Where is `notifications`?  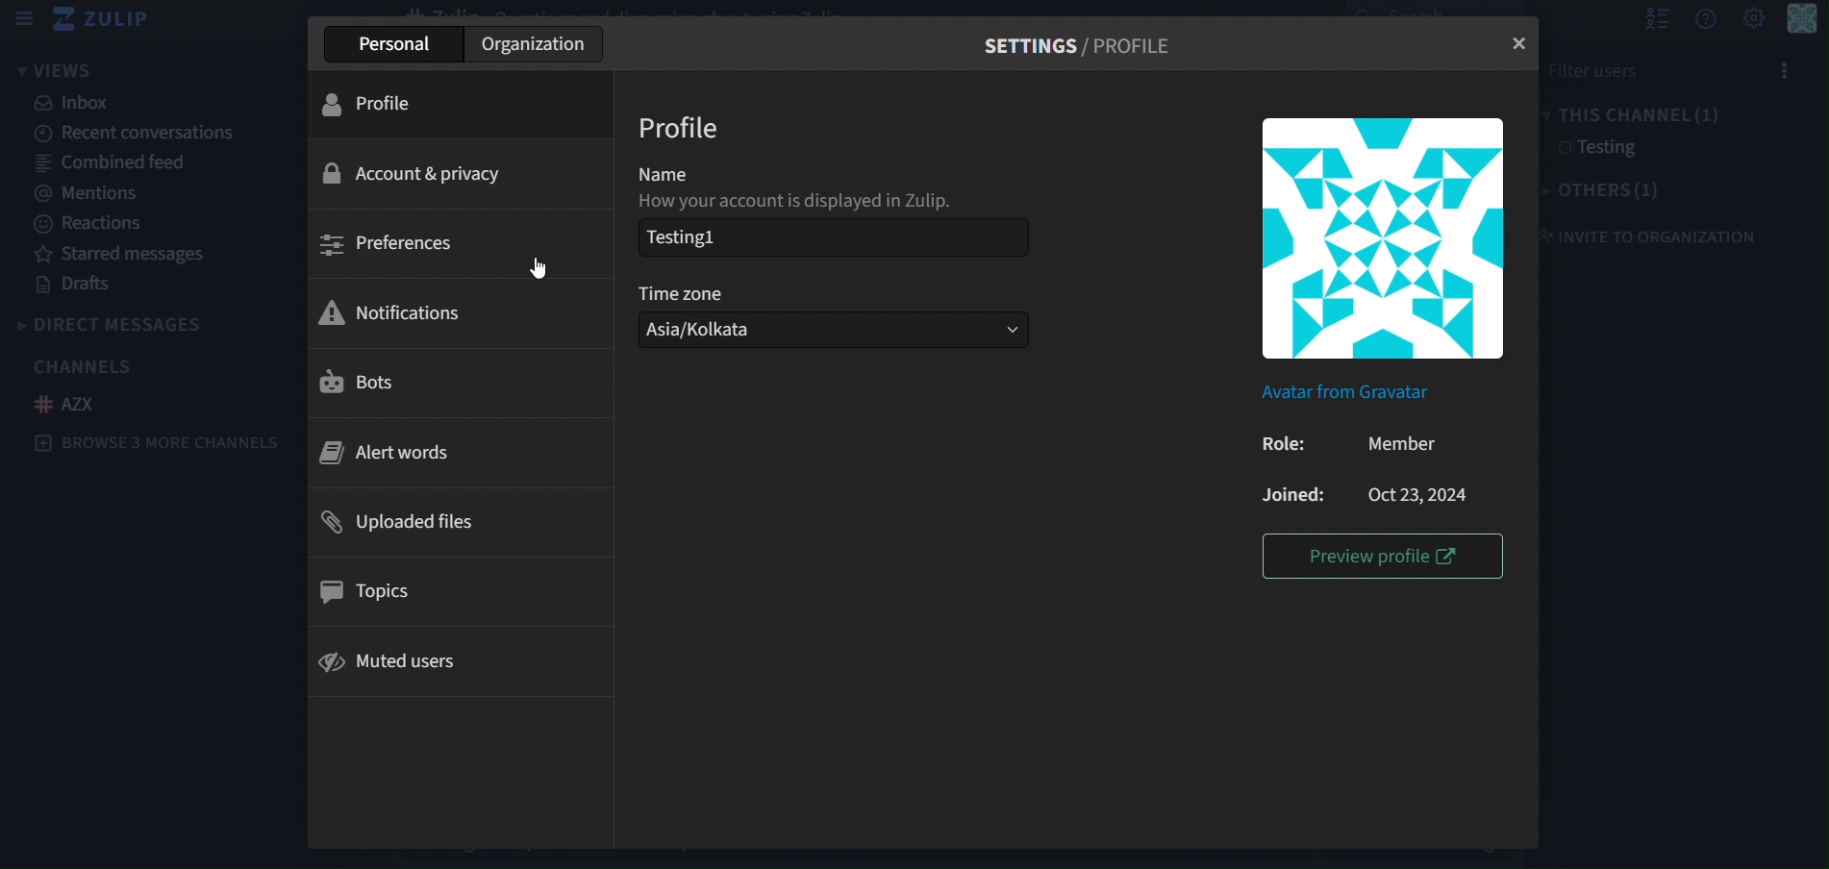 notifications is located at coordinates (393, 312).